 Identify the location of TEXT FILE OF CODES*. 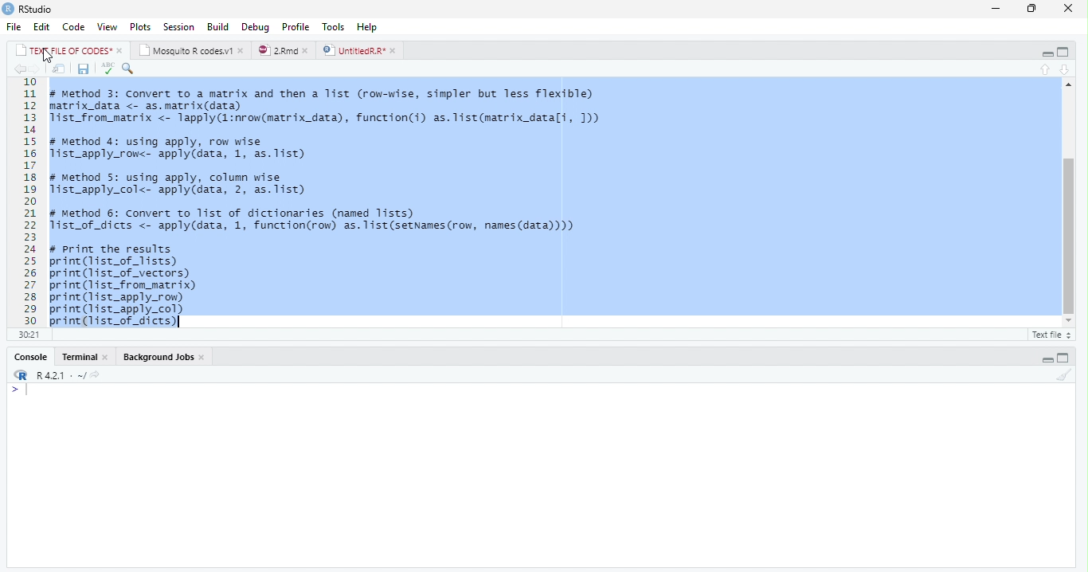
(68, 49).